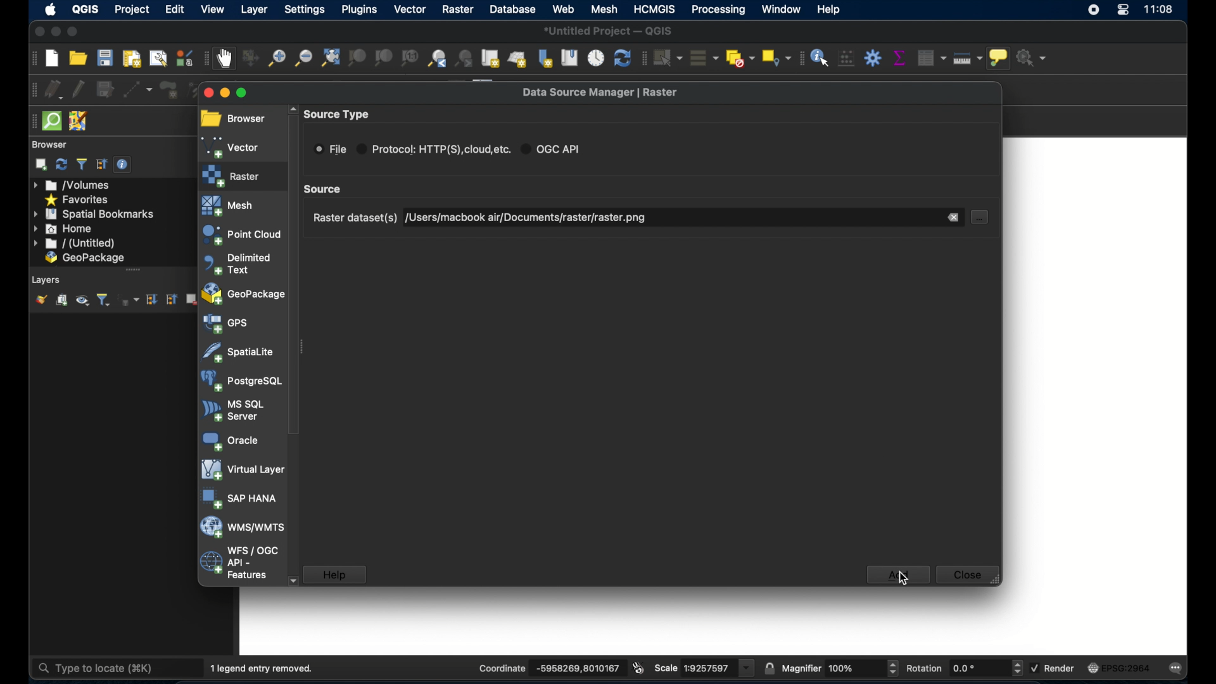 This screenshot has width=1216, height=684. Describe the element at coordinates (518, 60) in the screenshot. I see `new 3d map view` at that location.